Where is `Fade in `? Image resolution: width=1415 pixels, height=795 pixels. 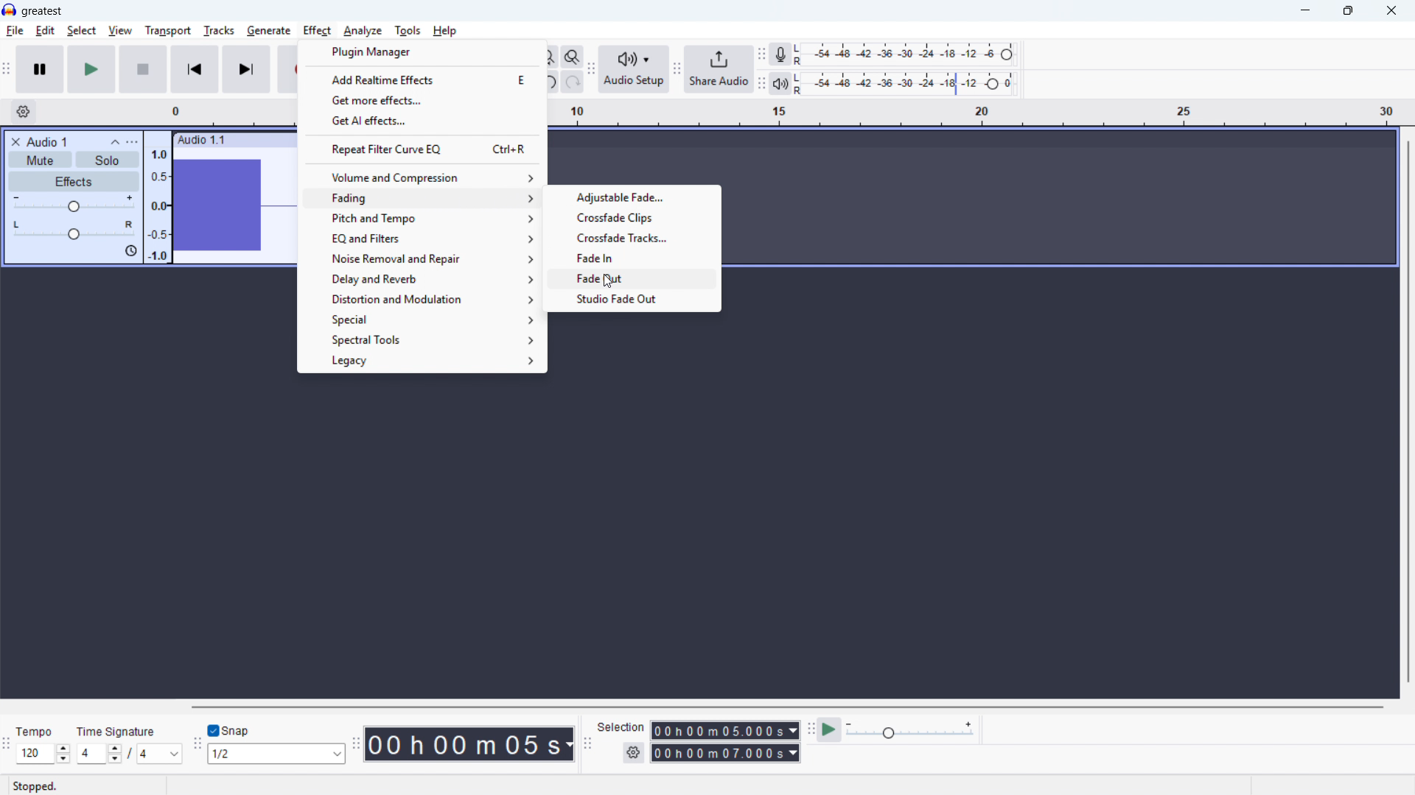
Fade in  is located at coordinates (635, 257).